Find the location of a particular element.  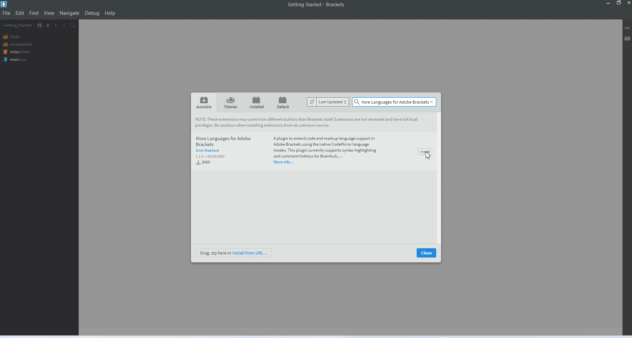

Find in files is located at coordinates (73, 26).